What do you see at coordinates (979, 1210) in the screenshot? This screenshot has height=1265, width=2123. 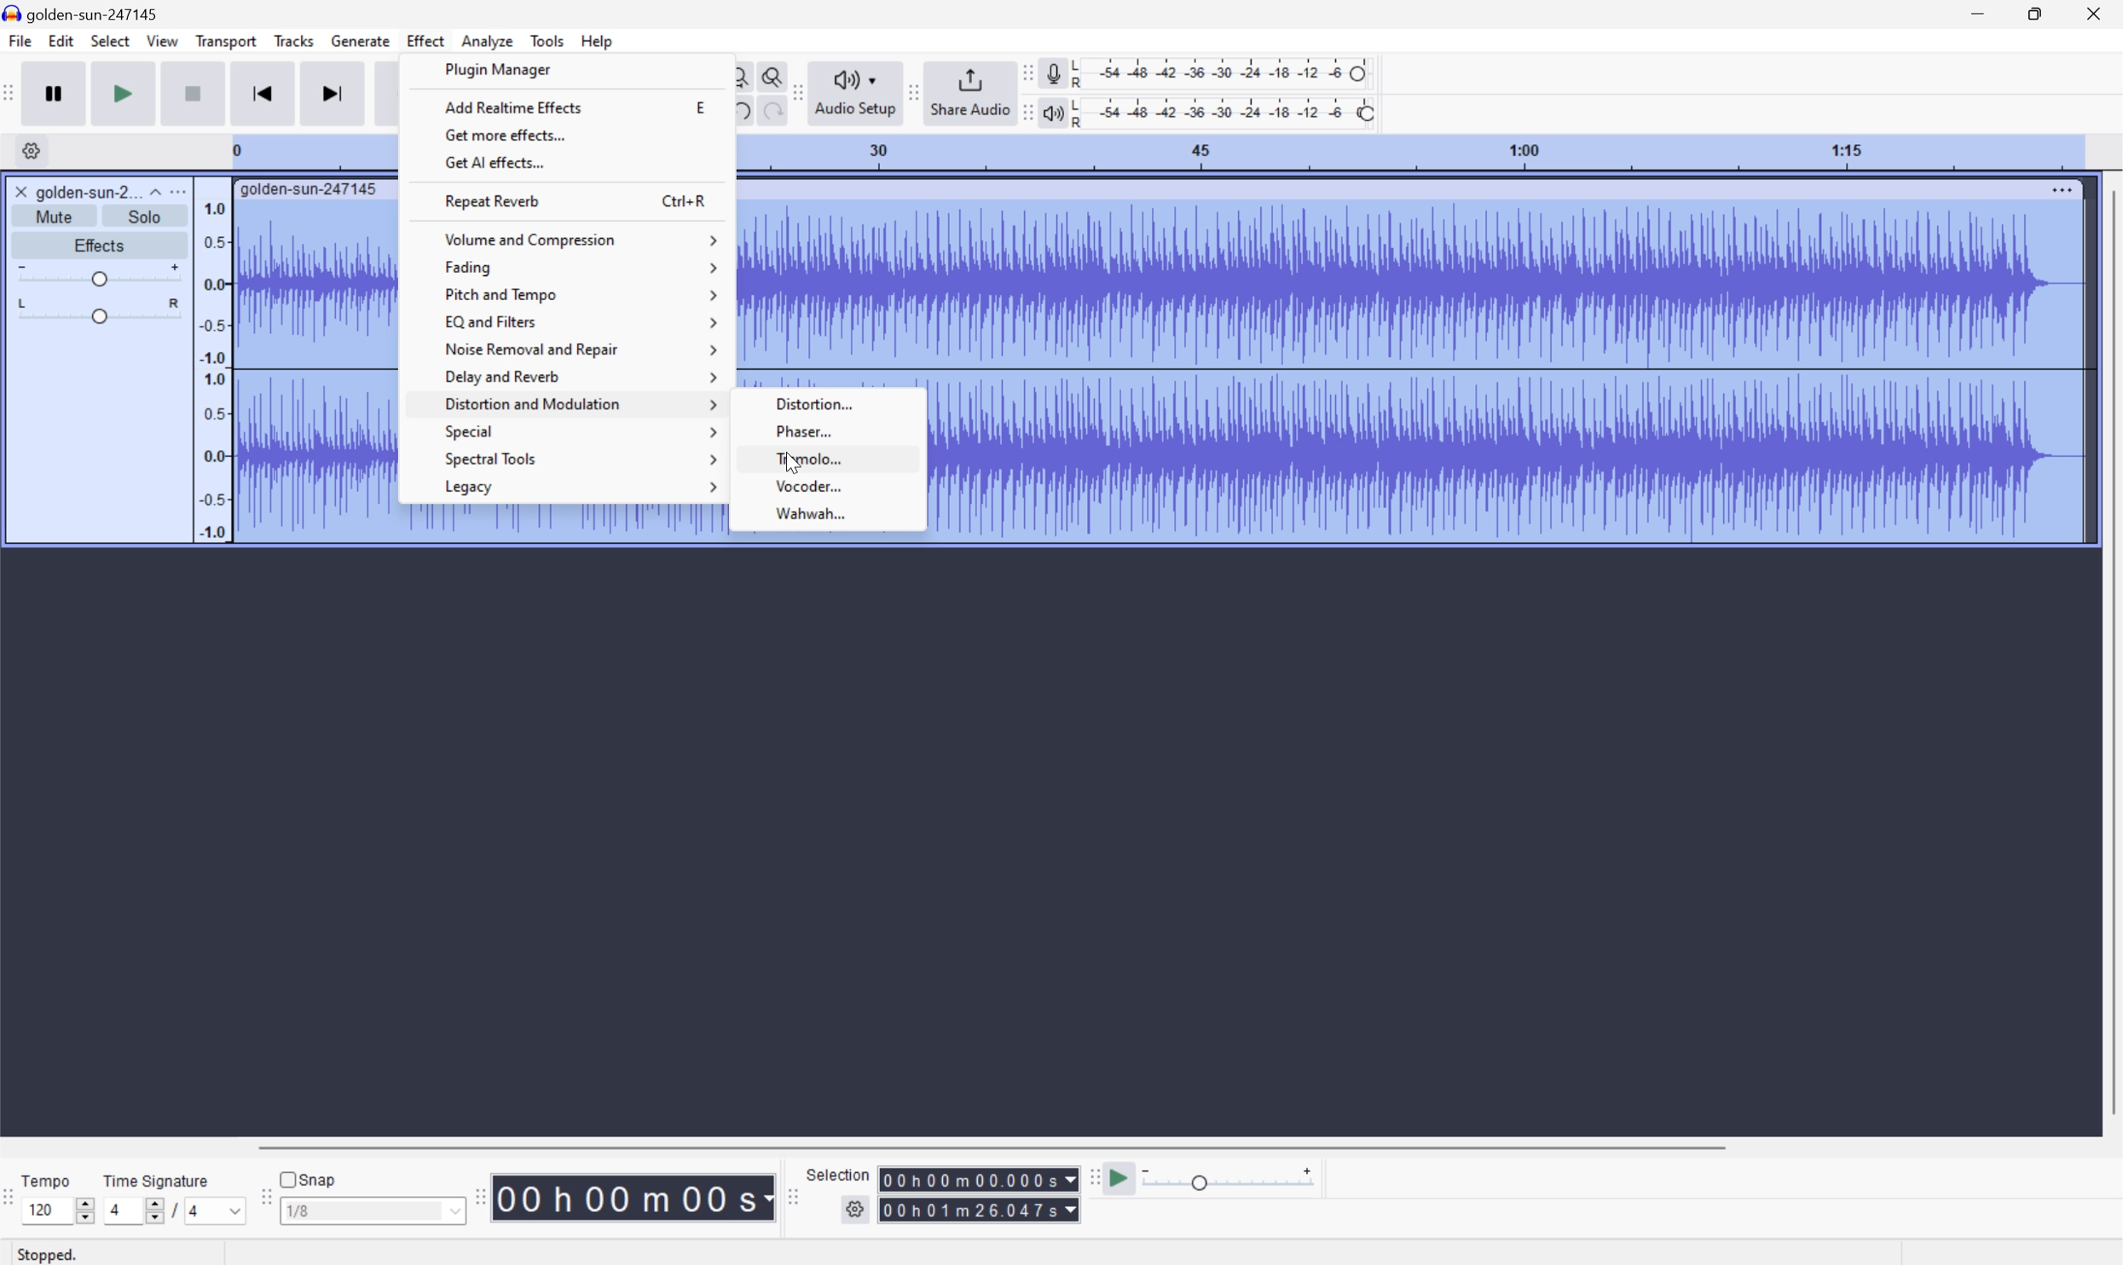 I see `Selection` at bounding box center [979, 1210].